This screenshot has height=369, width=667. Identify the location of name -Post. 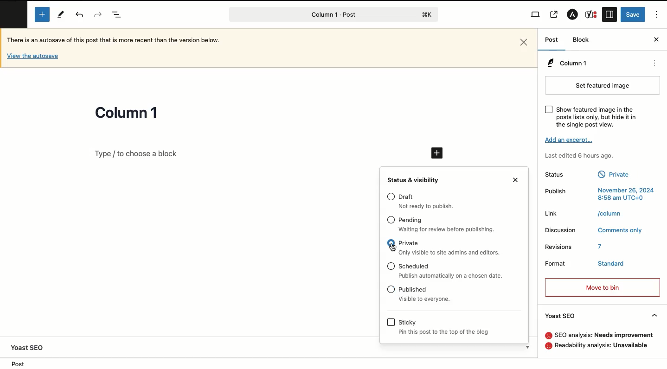
(317, 15).